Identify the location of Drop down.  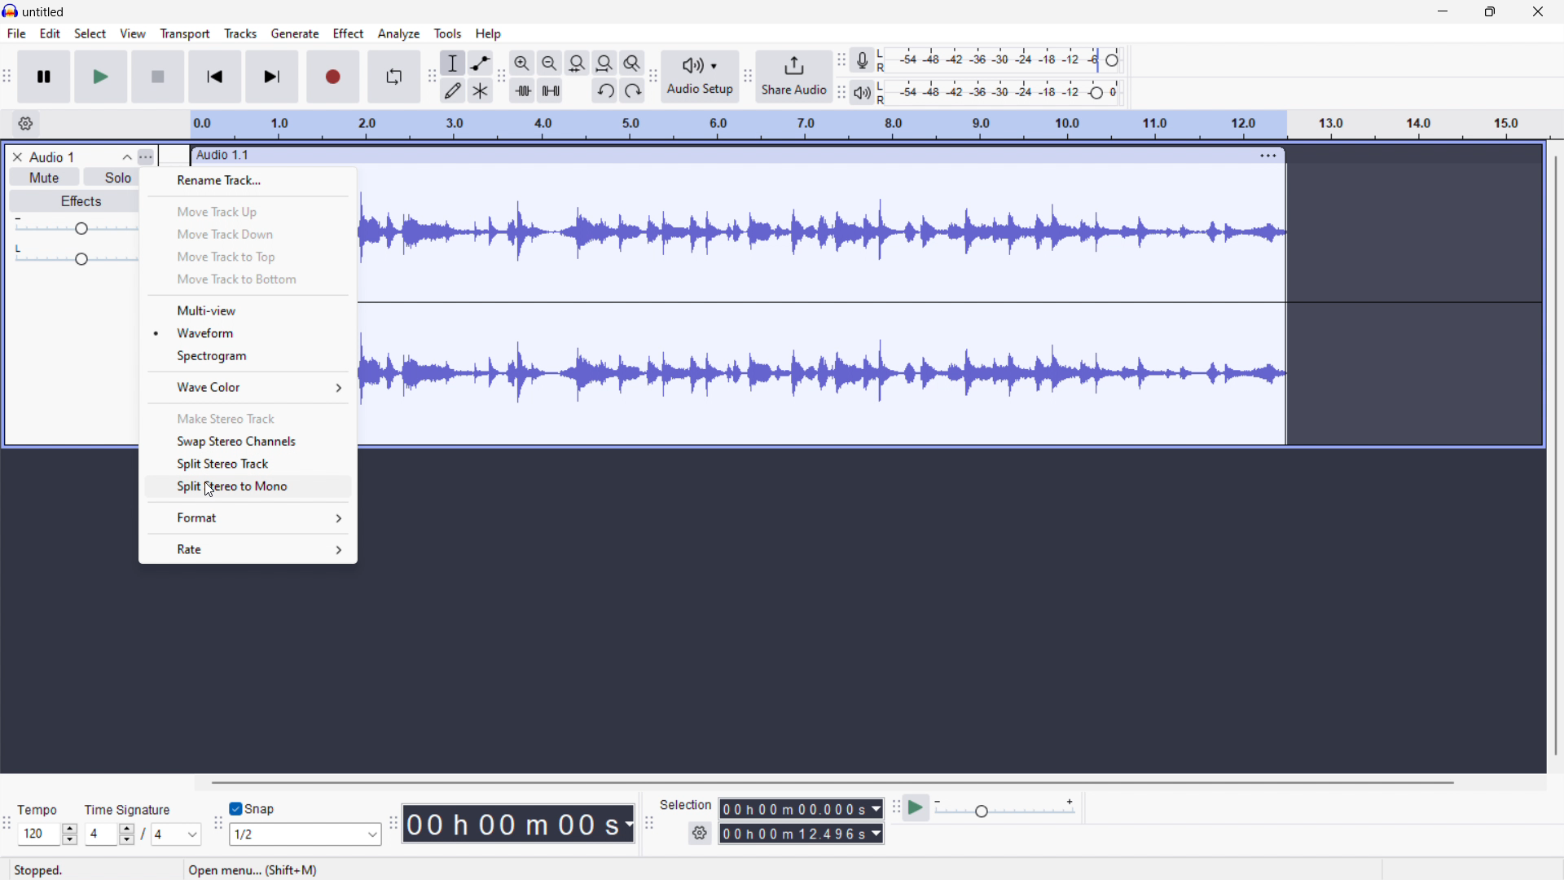
(368, 834).